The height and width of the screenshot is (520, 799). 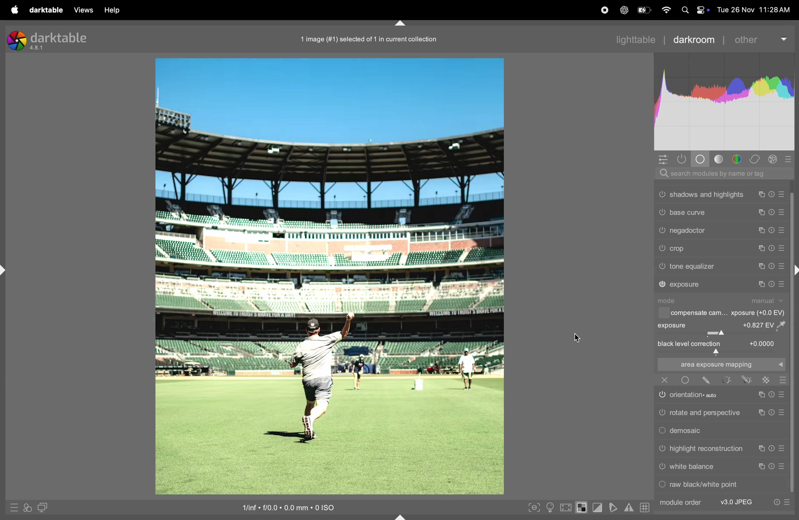 I want to click on Switch on or off, so click(x=662, y=267).